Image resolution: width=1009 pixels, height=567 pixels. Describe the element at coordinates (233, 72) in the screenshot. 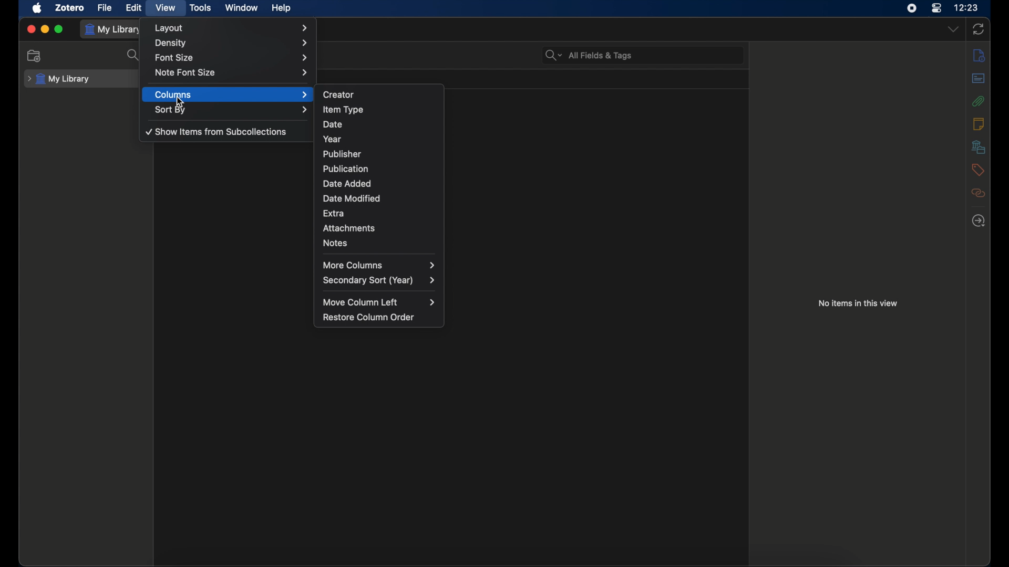

I see `note font size` at that location.